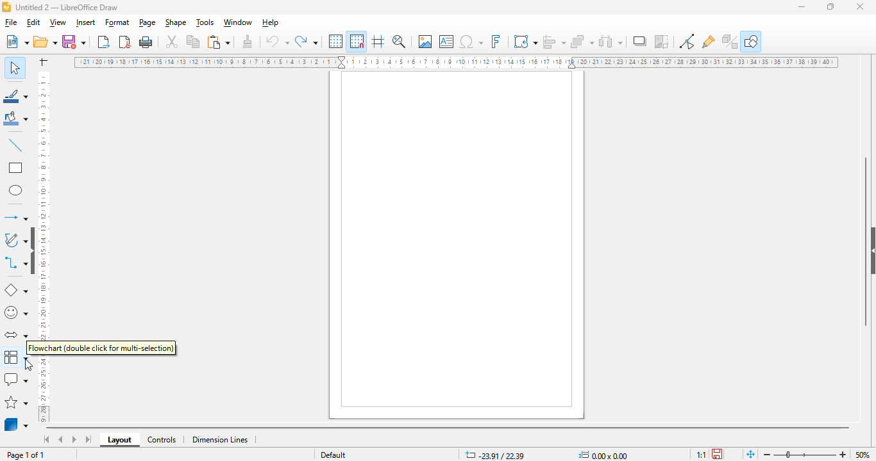  I want to click on insert text box, so click(446, 42).